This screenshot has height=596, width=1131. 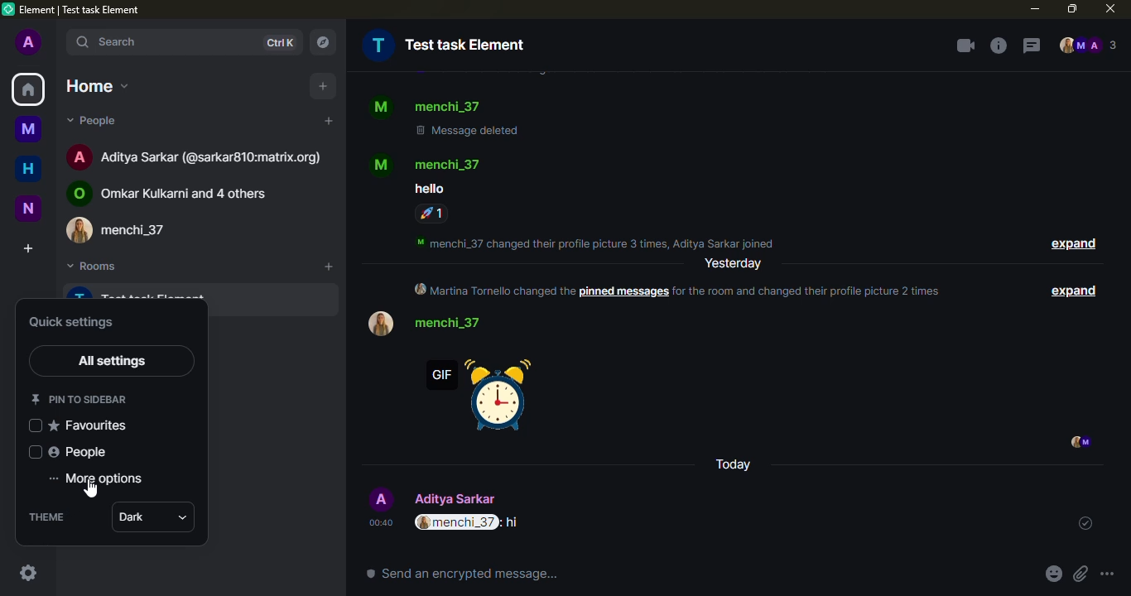 I want to click on info, so click(x=604, y=243).